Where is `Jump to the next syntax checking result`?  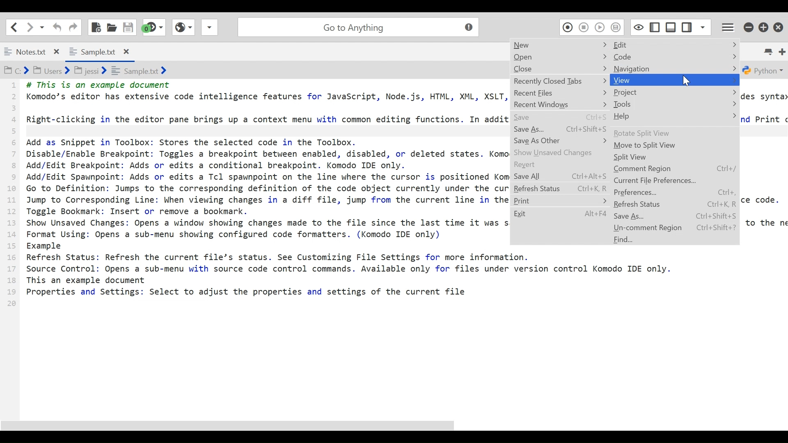 Jump to the next syntax checking result is located at coordinates (154, 27).